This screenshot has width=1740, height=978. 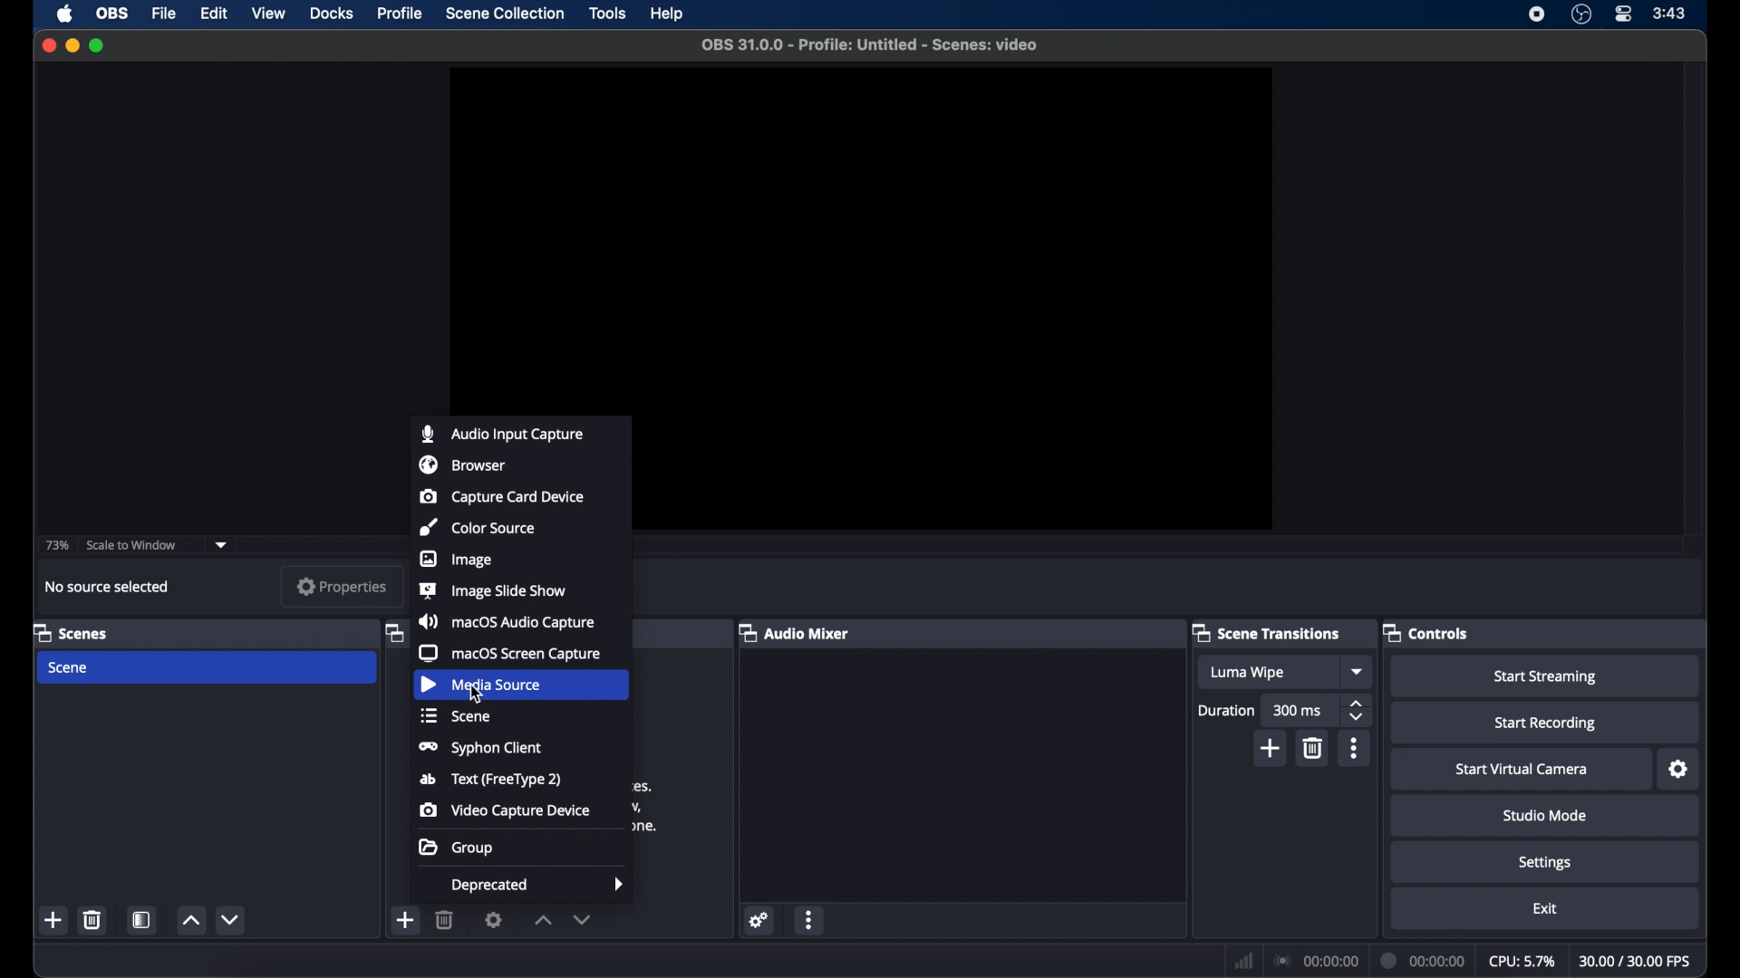 I want to click on image slide show, so click(x=493, y=590).